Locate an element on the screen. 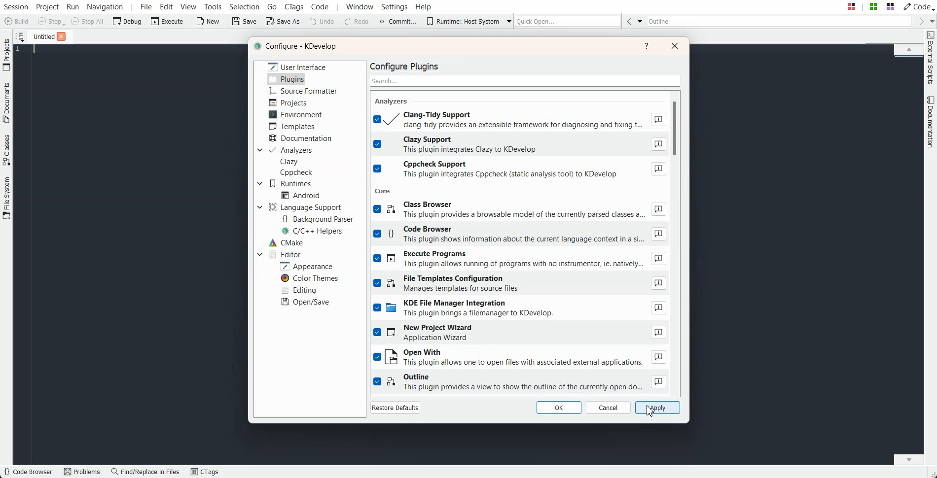 The height and width of the screenshot is (478, 937). Outline is located at coordinates (780, 21).